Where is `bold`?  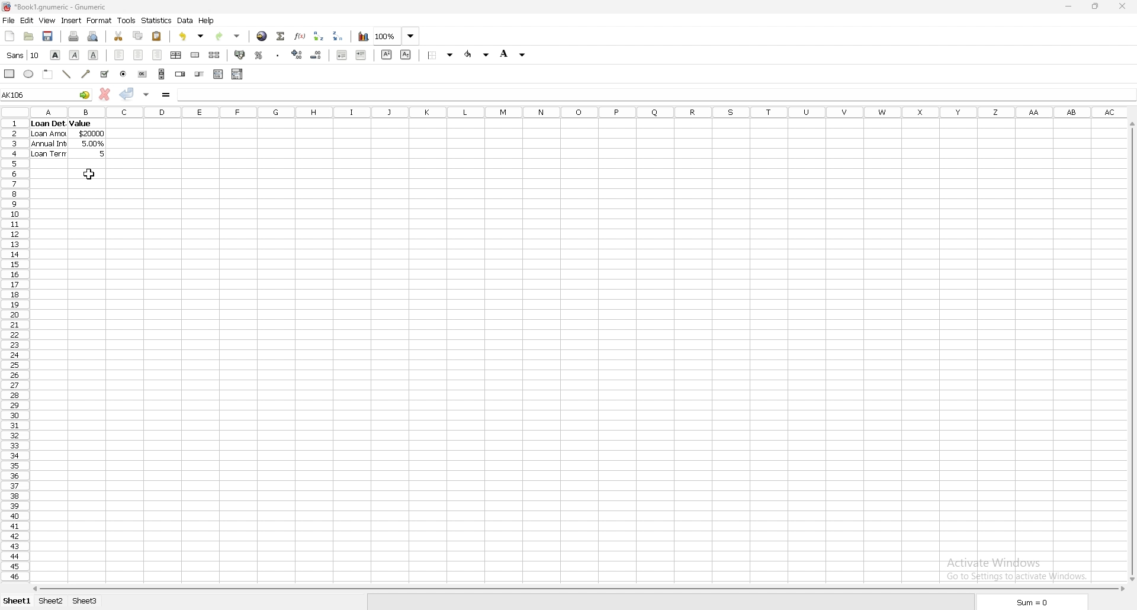
bold is located at coordinates (55, 54).